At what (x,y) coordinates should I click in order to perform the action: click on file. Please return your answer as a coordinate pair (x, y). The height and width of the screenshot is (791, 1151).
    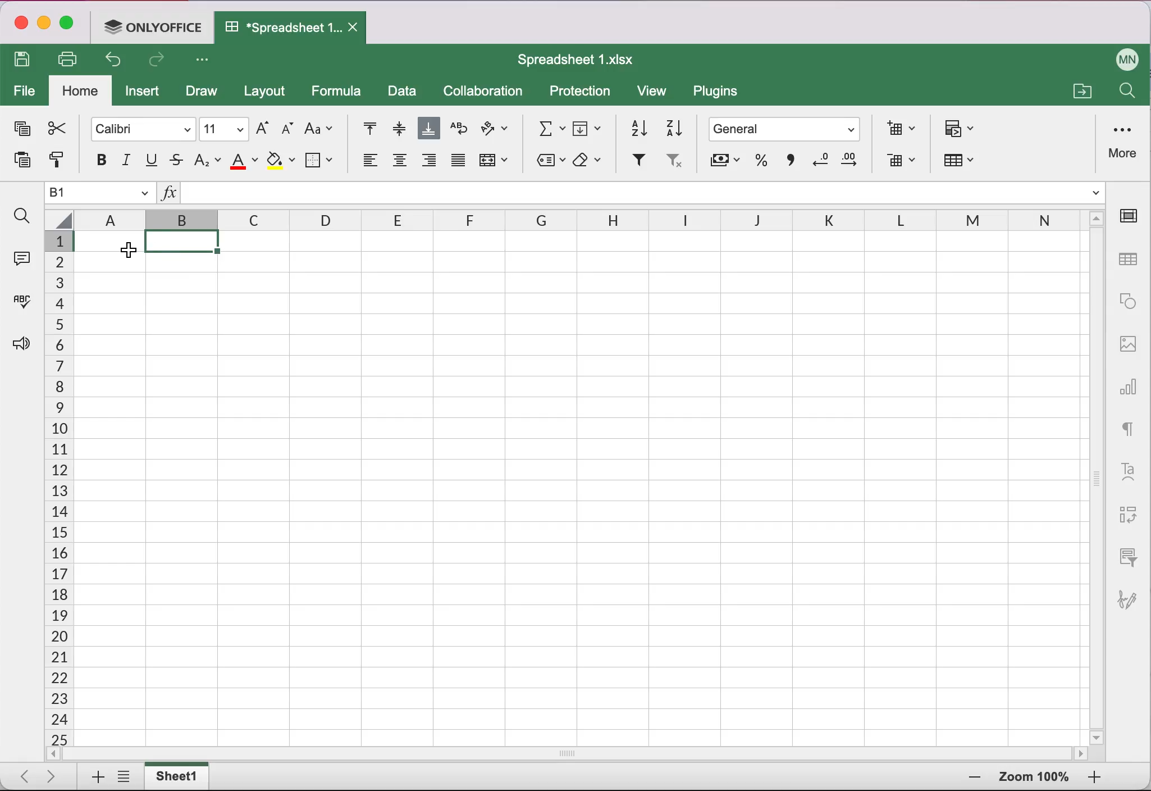
    Looking at the image, I should click on (25, 92).